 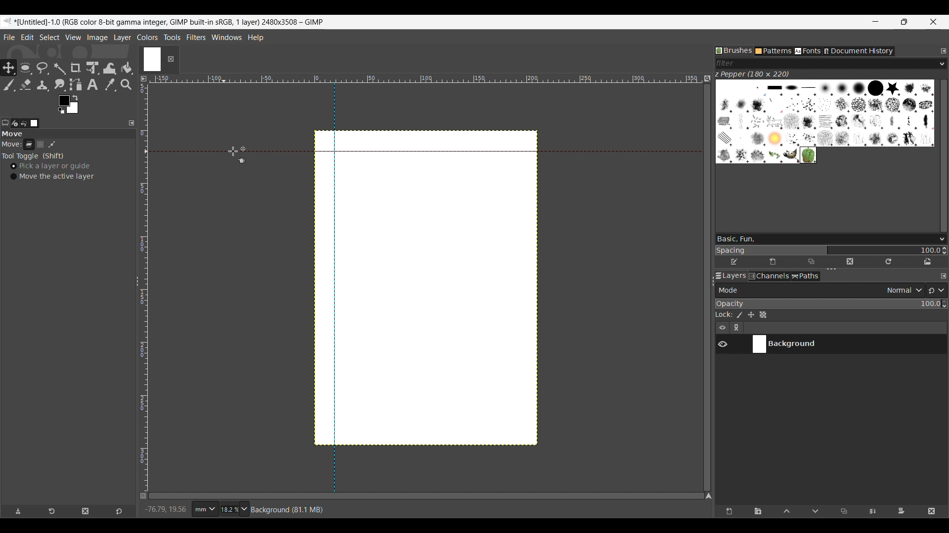 I want to click on Duplicate this brush, so click(x=811, y=262).